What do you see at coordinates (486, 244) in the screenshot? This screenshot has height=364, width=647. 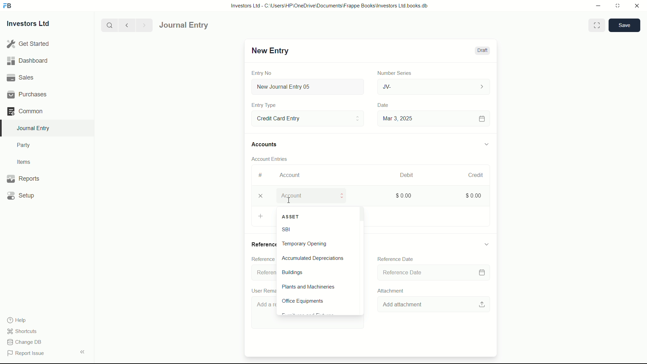 I see `expand/collapse` at bounding box center [486, 244].